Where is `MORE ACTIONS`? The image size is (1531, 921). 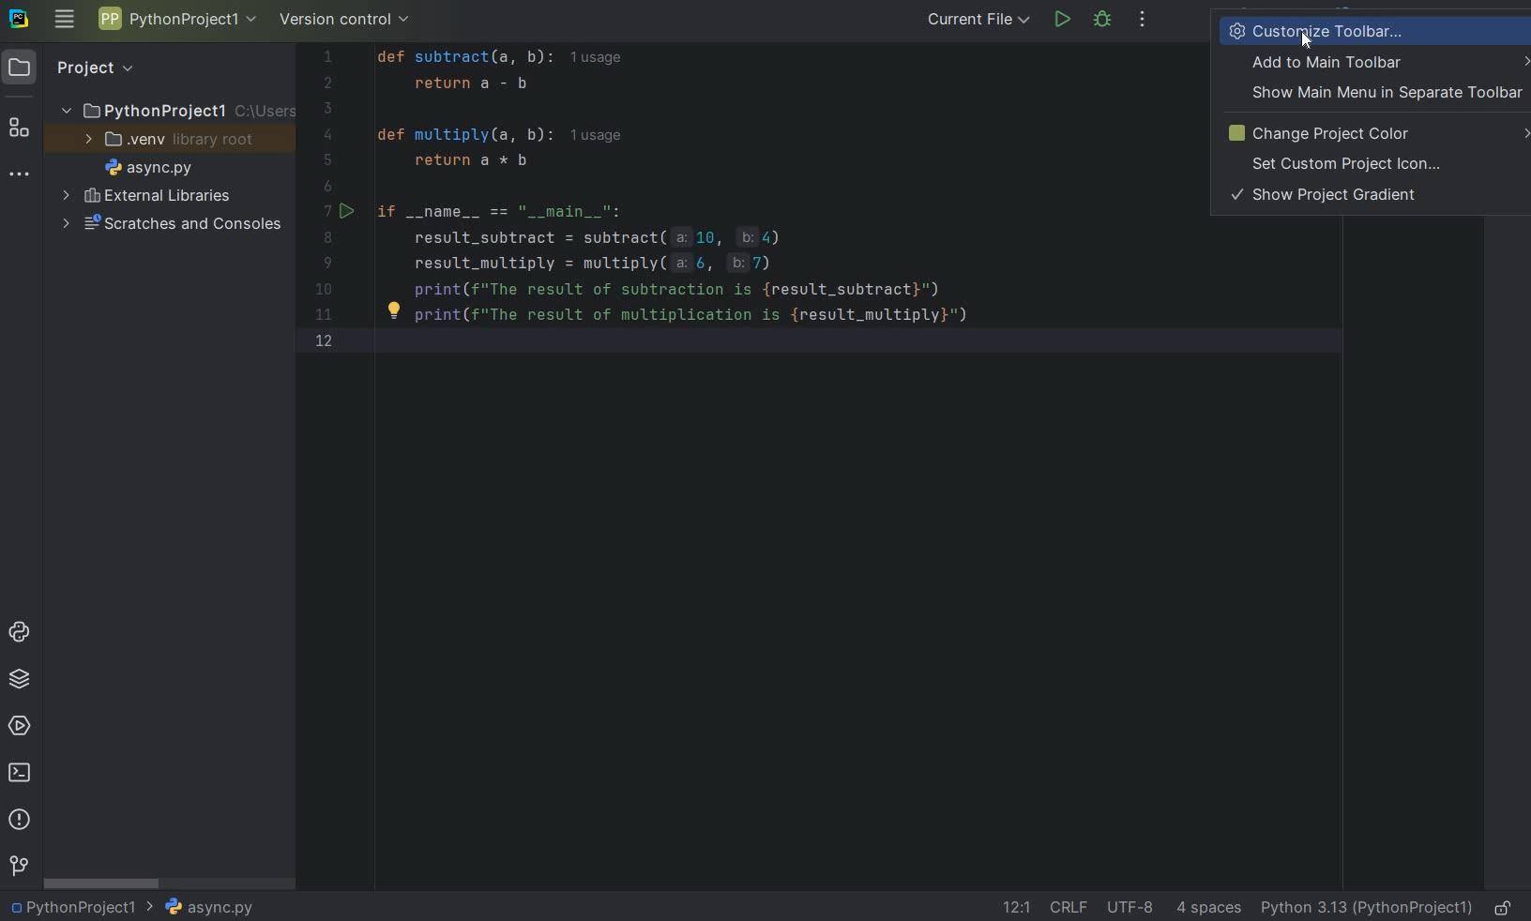
MORE ACTIONS is located at coordinates (1144, 20).